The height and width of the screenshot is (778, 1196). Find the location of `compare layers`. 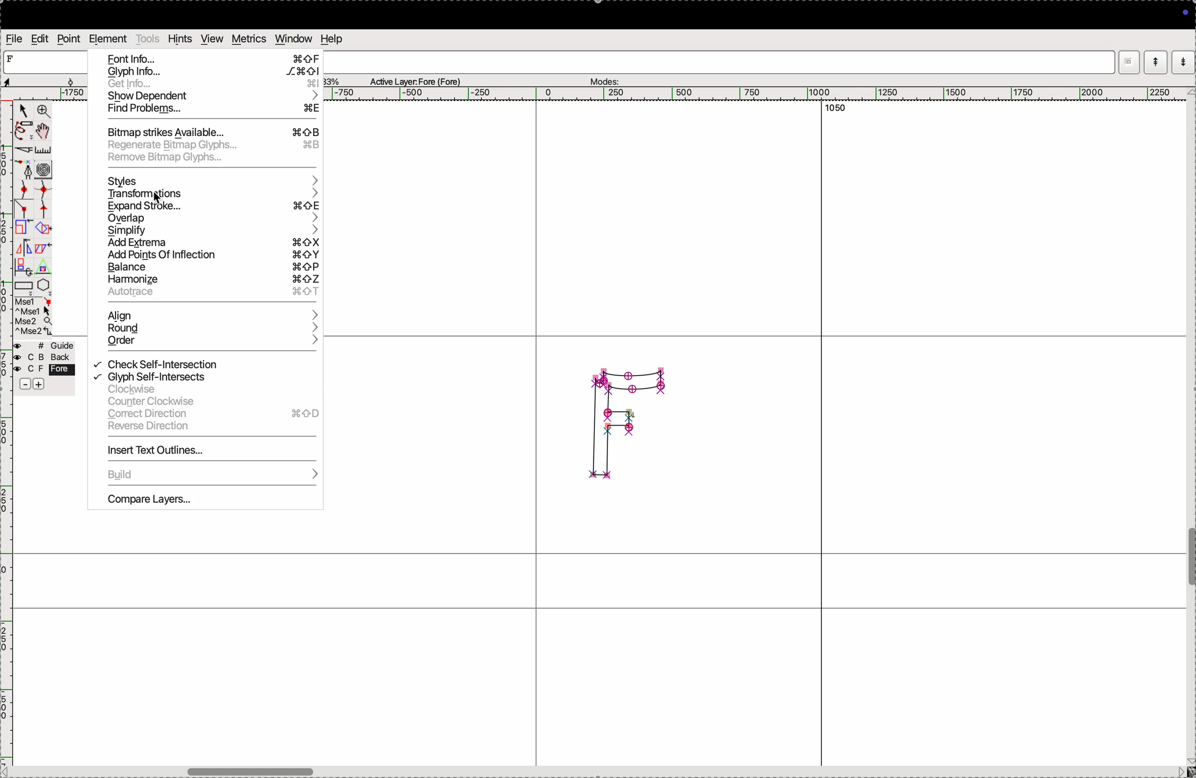

compare layers is located at coordinates (205, 502).